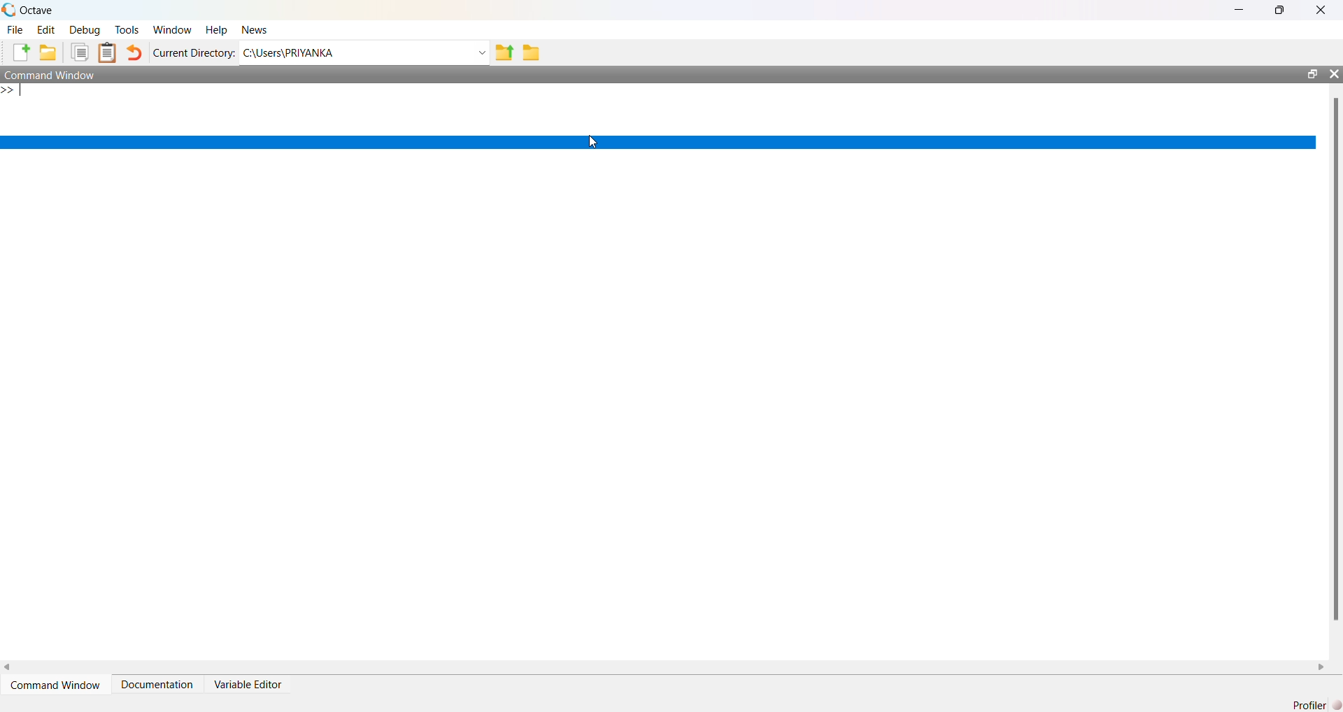 This screenshot has width=1343, height=712. I want to click on File, so click(15, 30).